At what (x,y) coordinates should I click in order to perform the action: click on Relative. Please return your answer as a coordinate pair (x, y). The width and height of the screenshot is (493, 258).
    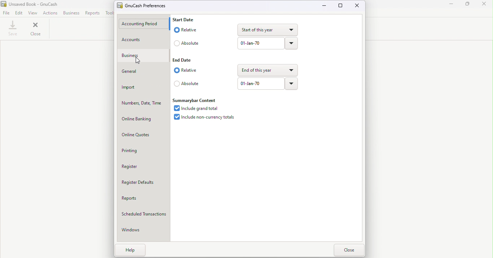
    Looking at the image, I should click on (188, 29).